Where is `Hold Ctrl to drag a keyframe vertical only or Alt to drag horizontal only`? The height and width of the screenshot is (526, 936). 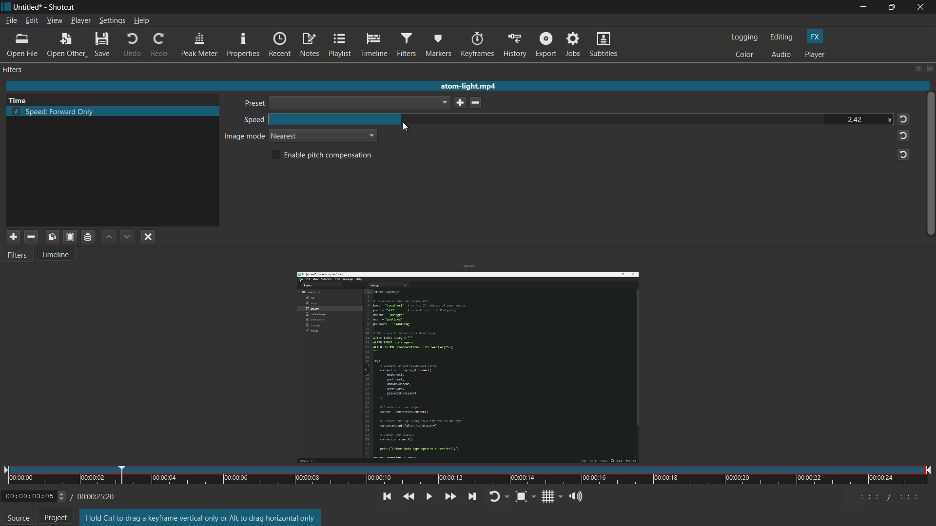
Hold Ctrl to drag a keyframe vertical only or Alt to drag horizontal only is located at coordinates (201, 518).